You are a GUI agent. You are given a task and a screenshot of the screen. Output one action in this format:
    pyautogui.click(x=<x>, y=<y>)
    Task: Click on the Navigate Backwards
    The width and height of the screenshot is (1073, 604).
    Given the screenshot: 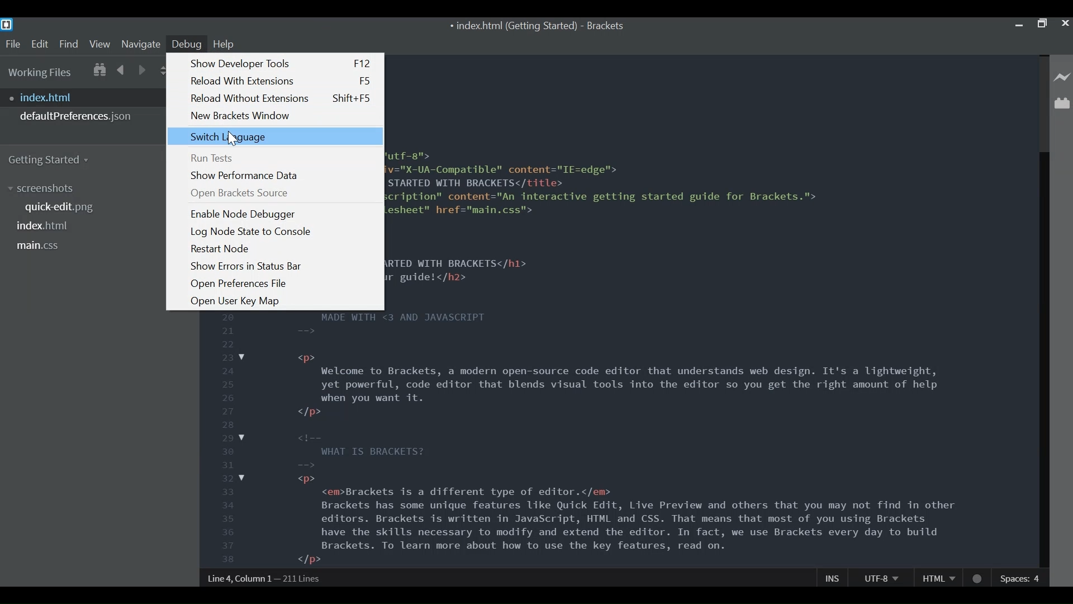 What is the action you would take?
    pyautogui.click(x=121, y=68)
    